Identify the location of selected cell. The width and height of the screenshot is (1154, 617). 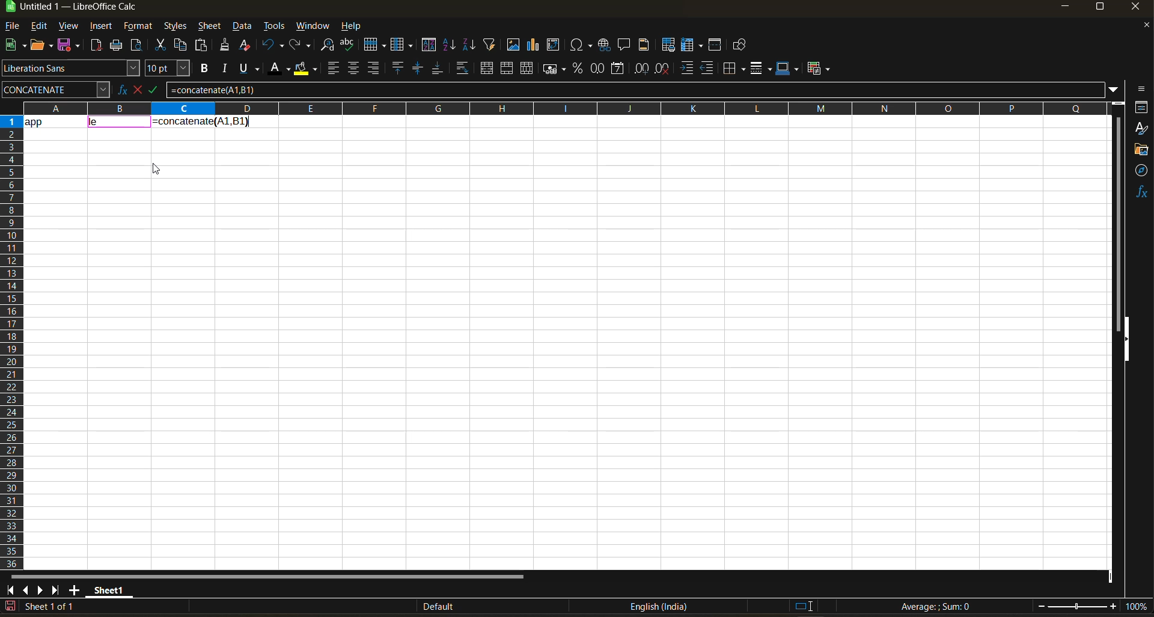
(120, 123).